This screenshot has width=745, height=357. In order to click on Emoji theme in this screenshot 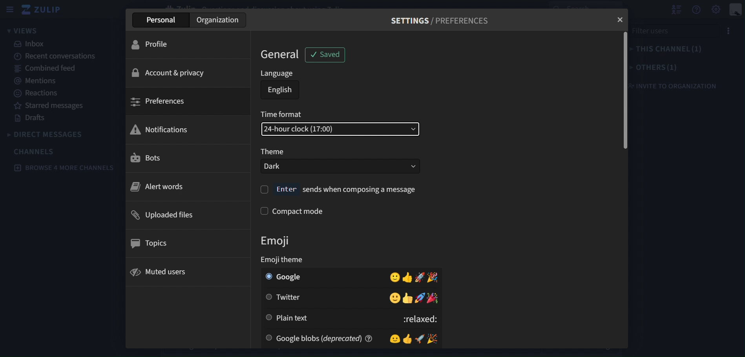, I will do `click(291, 260)`.